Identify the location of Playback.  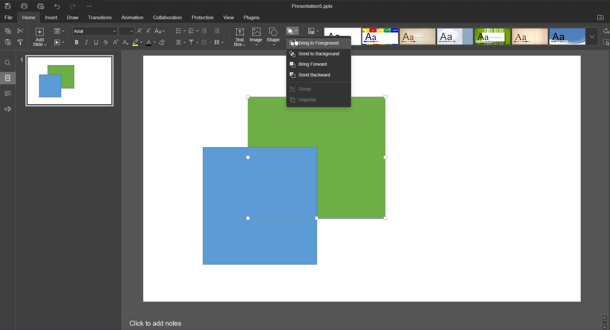
(60, 43).